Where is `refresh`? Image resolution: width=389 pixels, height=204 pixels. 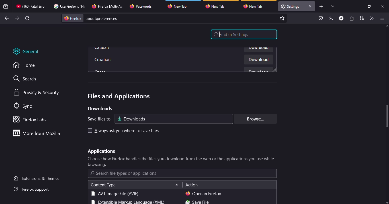
refresh is located at coordinates (28, 18).